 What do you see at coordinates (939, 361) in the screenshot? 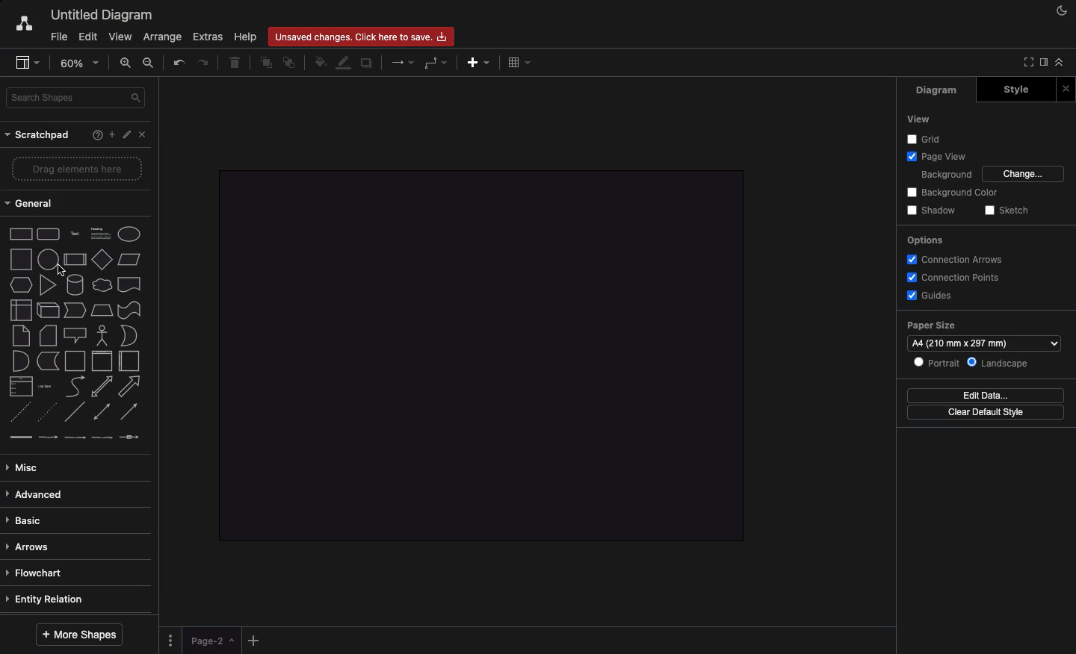
I see `Portrait` at bounding box center [939, 361].